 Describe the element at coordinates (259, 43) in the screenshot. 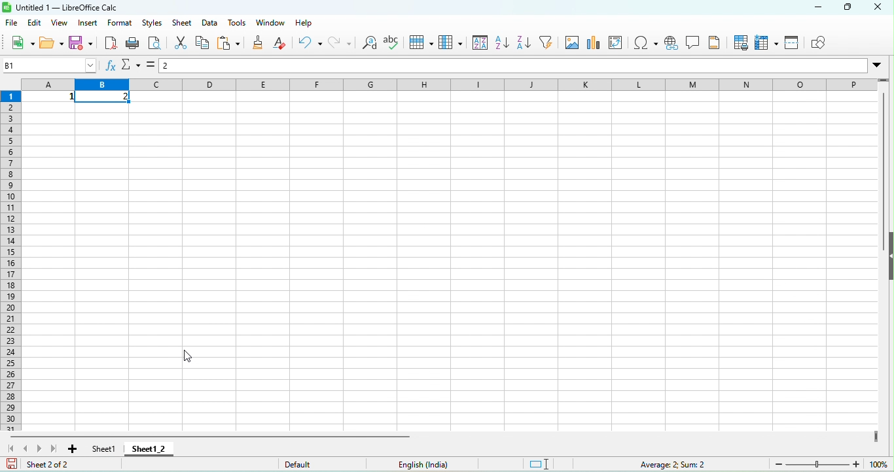

I see `clone formatting` at that location.